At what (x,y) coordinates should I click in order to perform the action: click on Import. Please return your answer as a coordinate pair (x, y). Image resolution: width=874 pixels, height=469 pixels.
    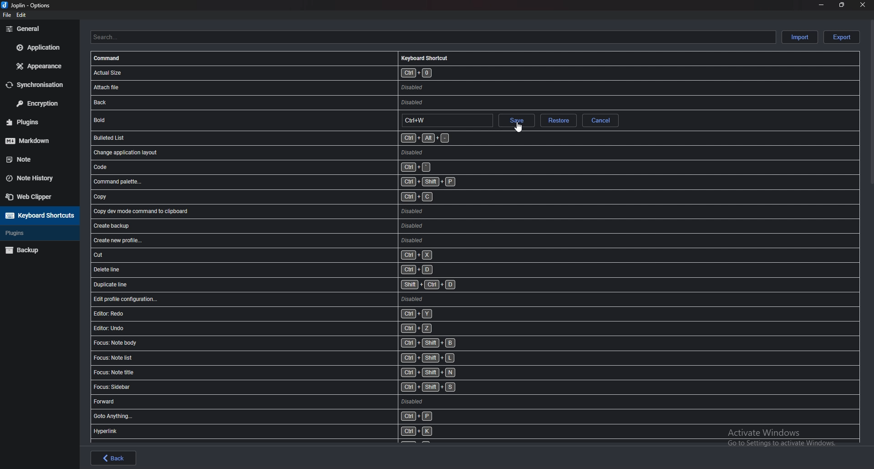
    Looking at the image, I should click on (800, 37).